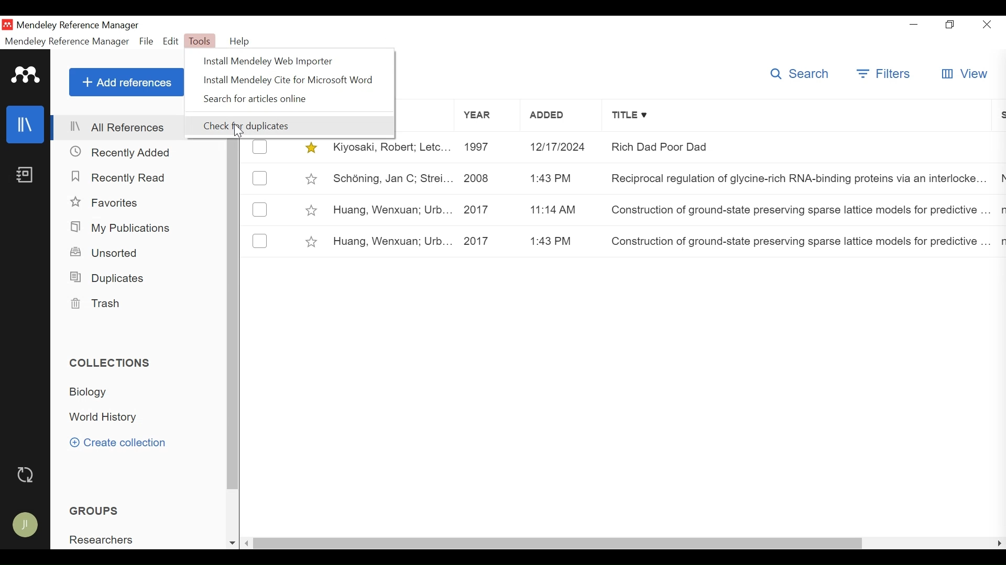  Describe the element at coordinates (259, 146) in the screenshot. I see `(un)select` at that location.